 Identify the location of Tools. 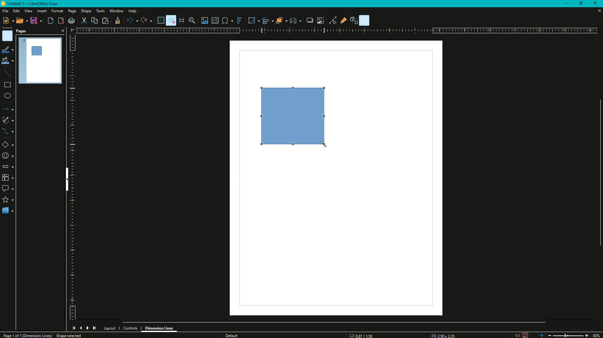
(100, 11).